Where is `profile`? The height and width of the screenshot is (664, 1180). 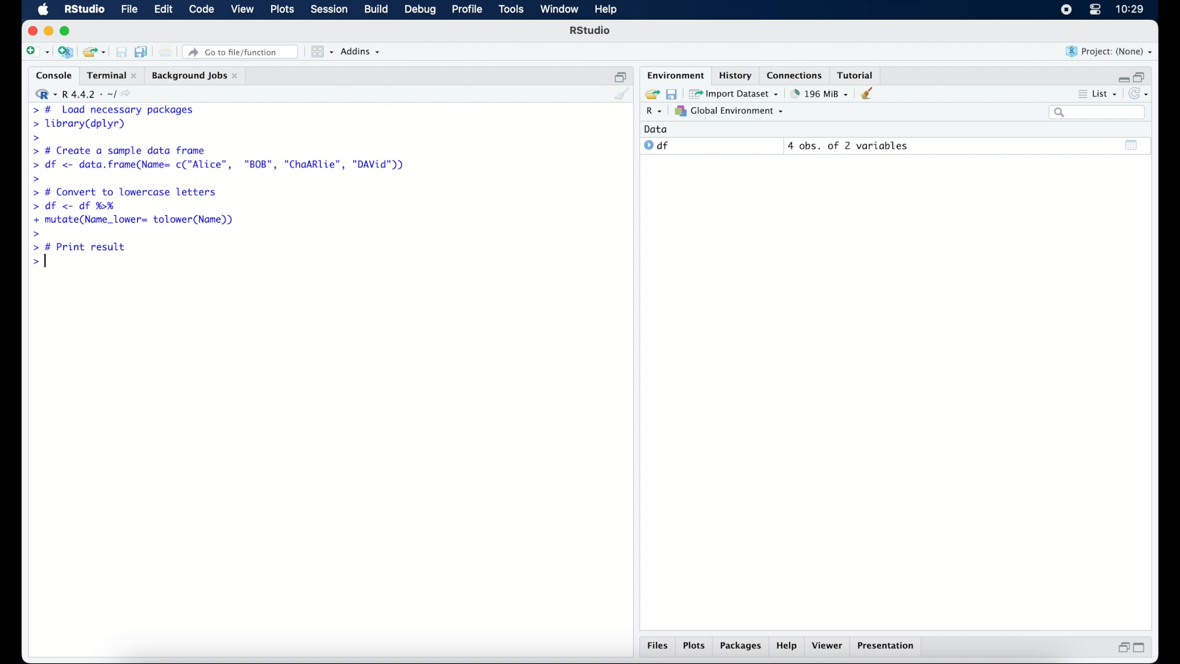
profile is located at coordinates (467, 10).